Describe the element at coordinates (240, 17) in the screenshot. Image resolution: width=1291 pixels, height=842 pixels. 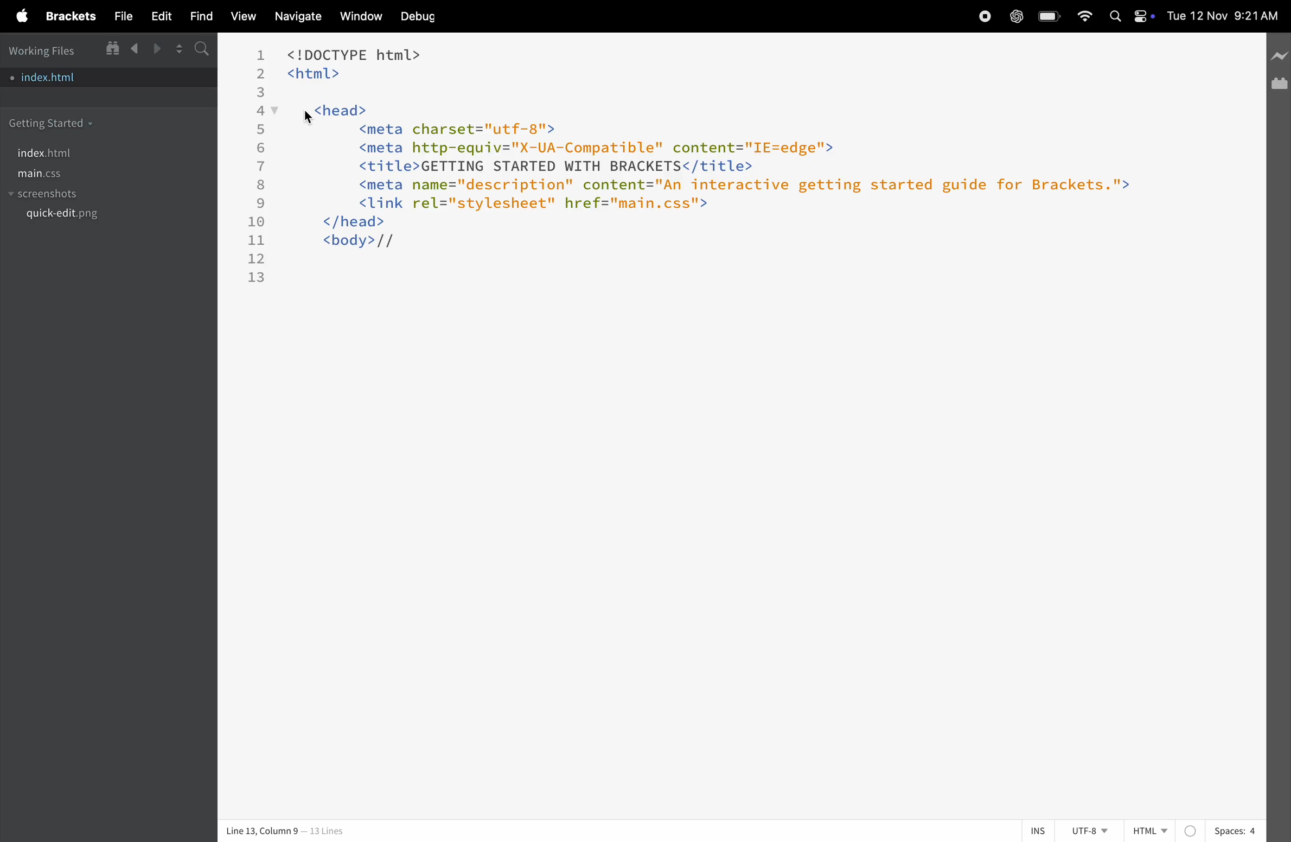
I see `view` at that location.